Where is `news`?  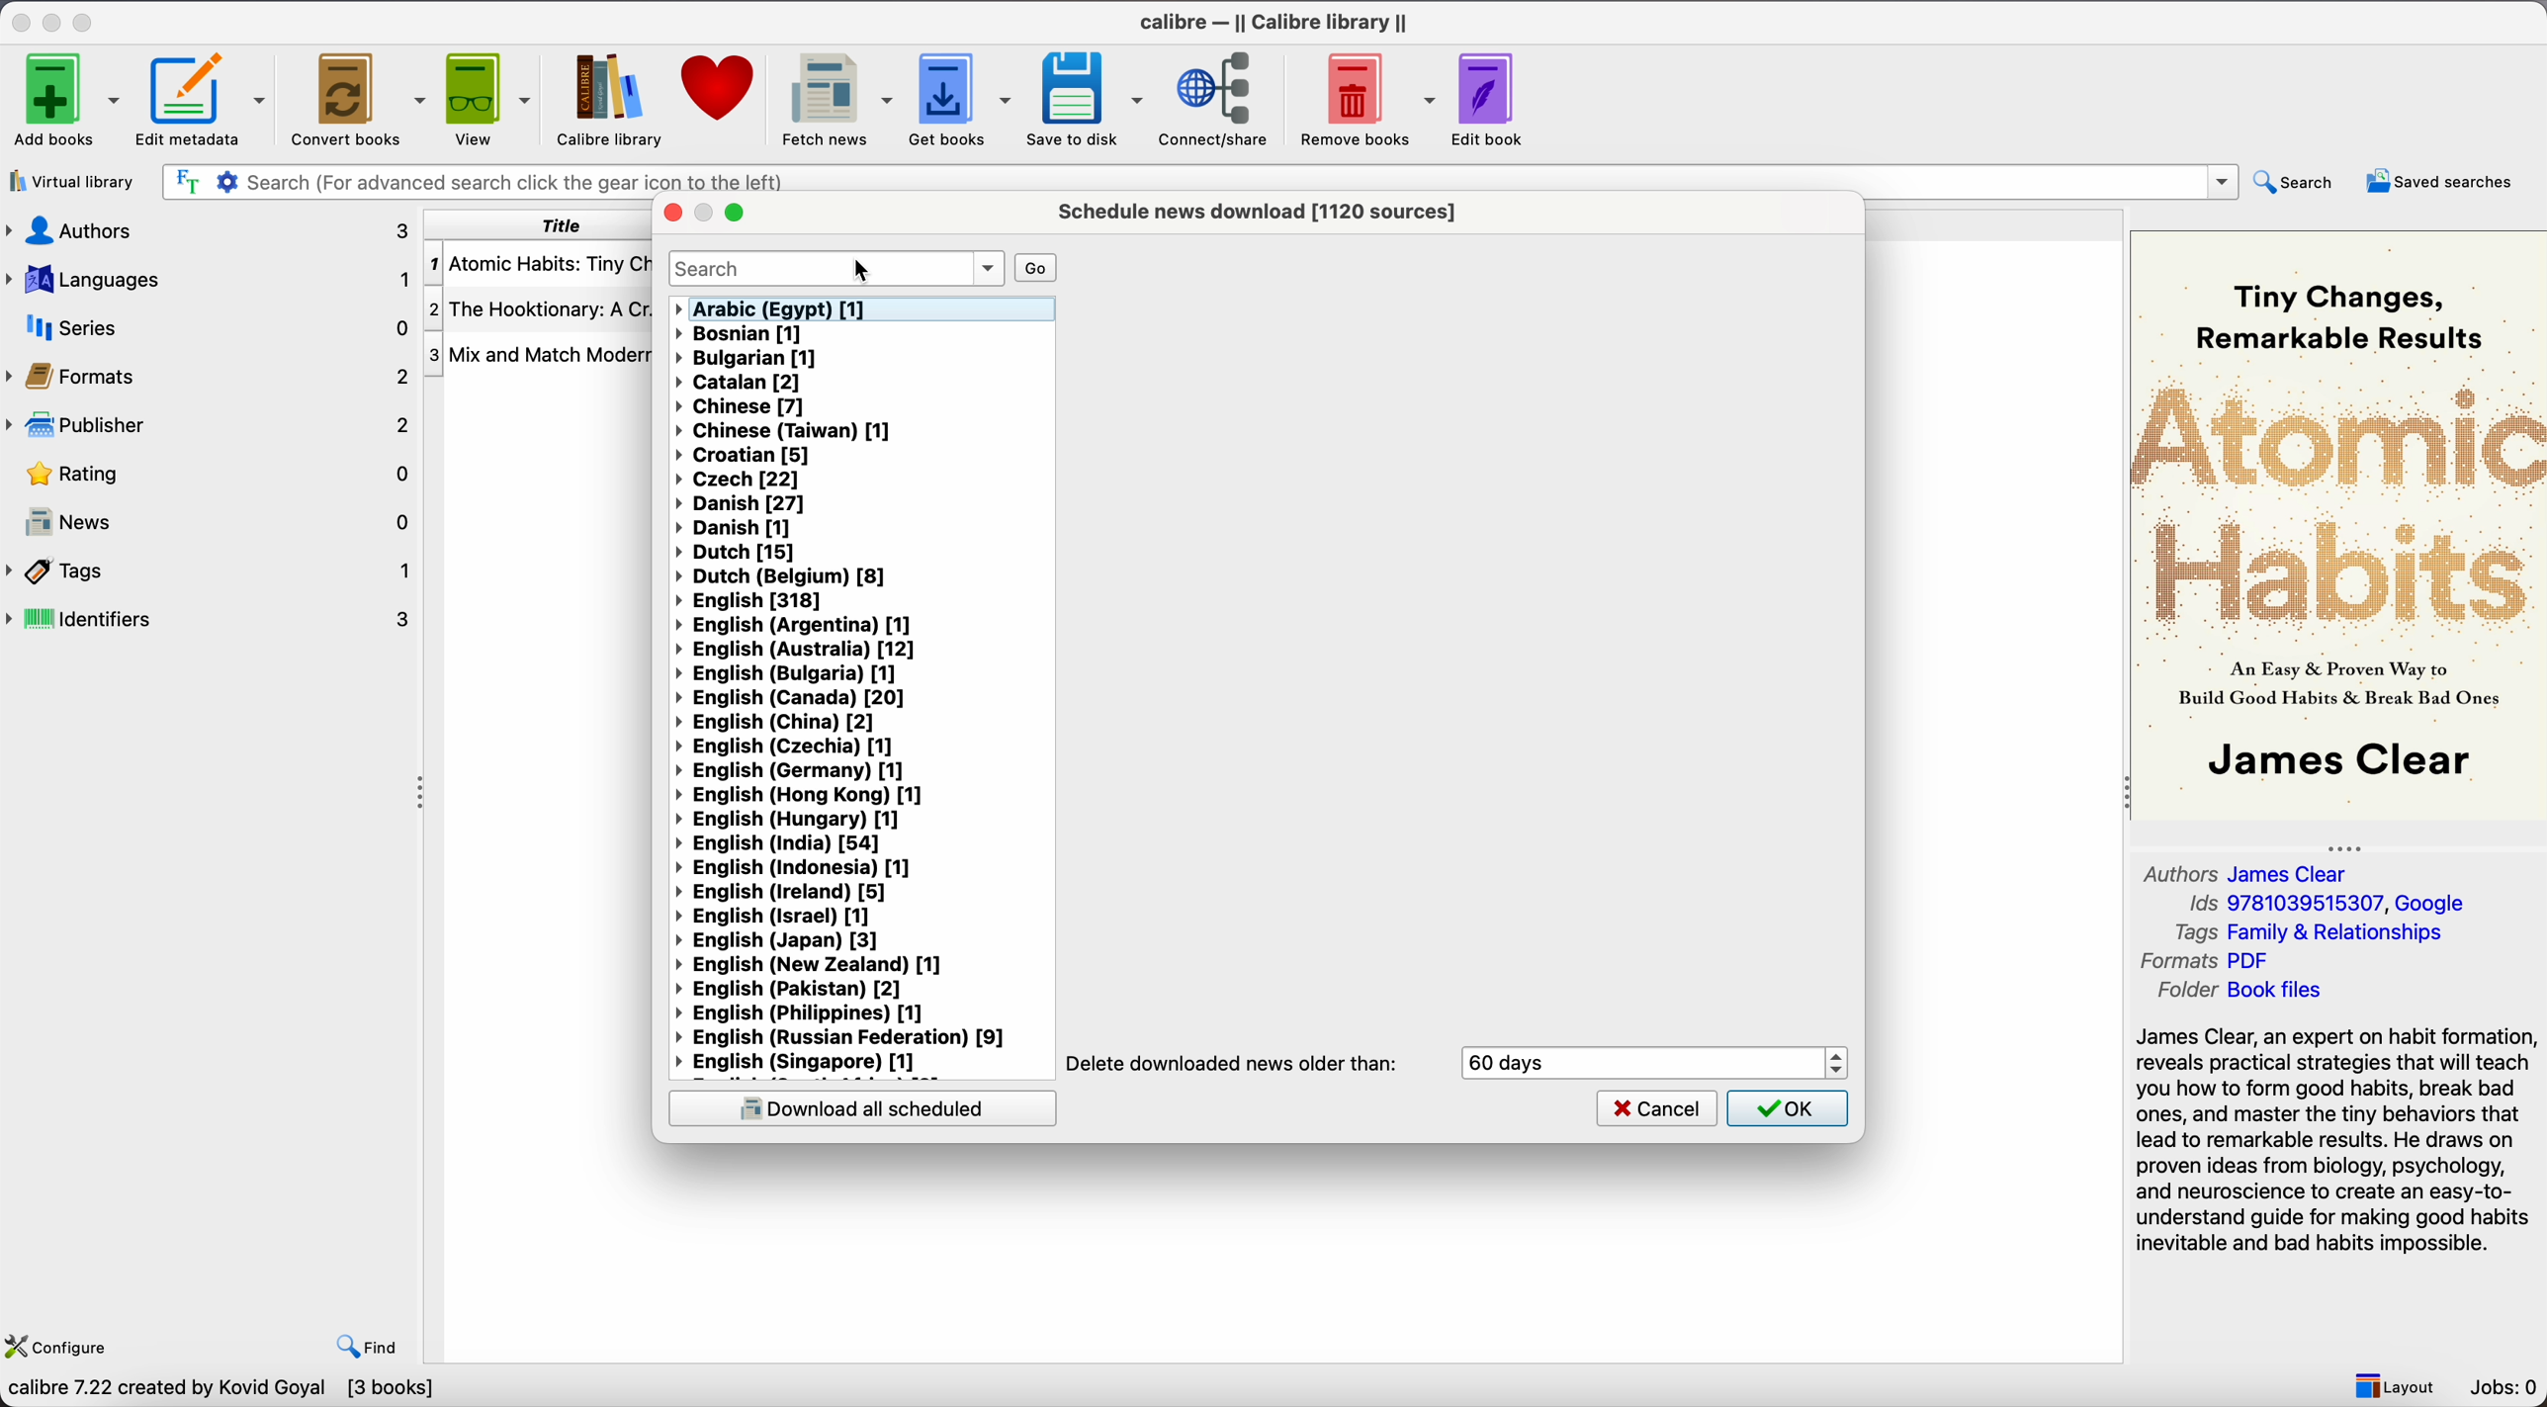
news is located at coordinates (211, 517).